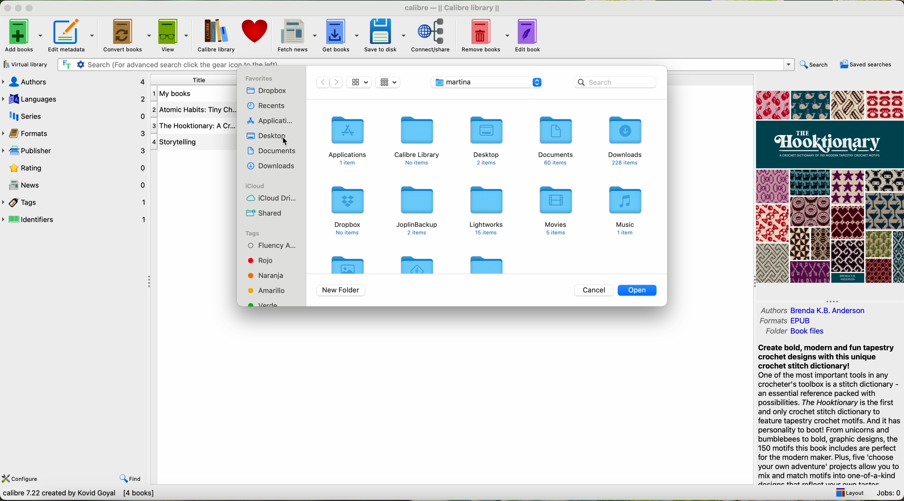 The image size is (904, 501). What do you see at coordinates (772, 310) in the screenshot?
I see `authors` at bounding box center [772, 310].